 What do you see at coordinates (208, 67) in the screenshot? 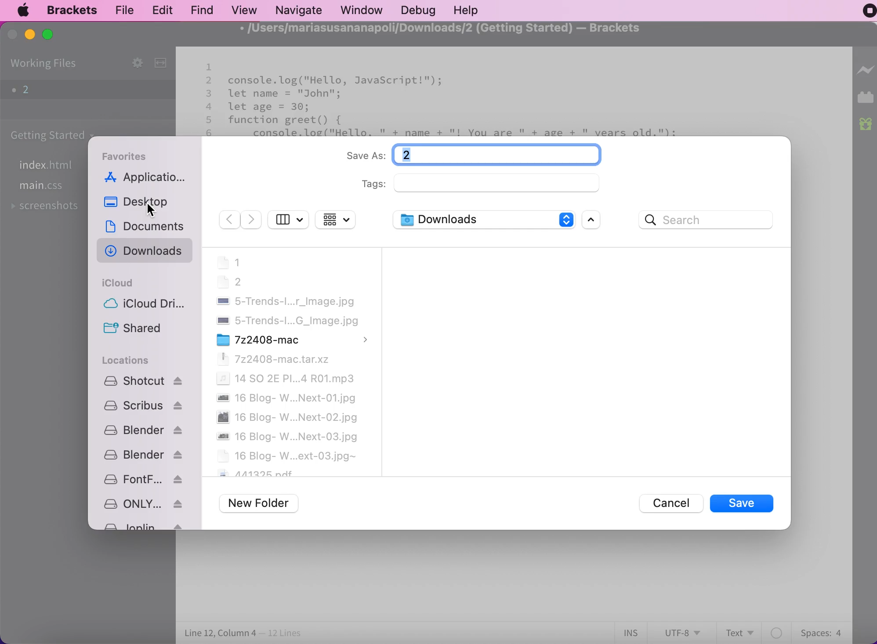
I see `1` at bounding box center [208, 67].